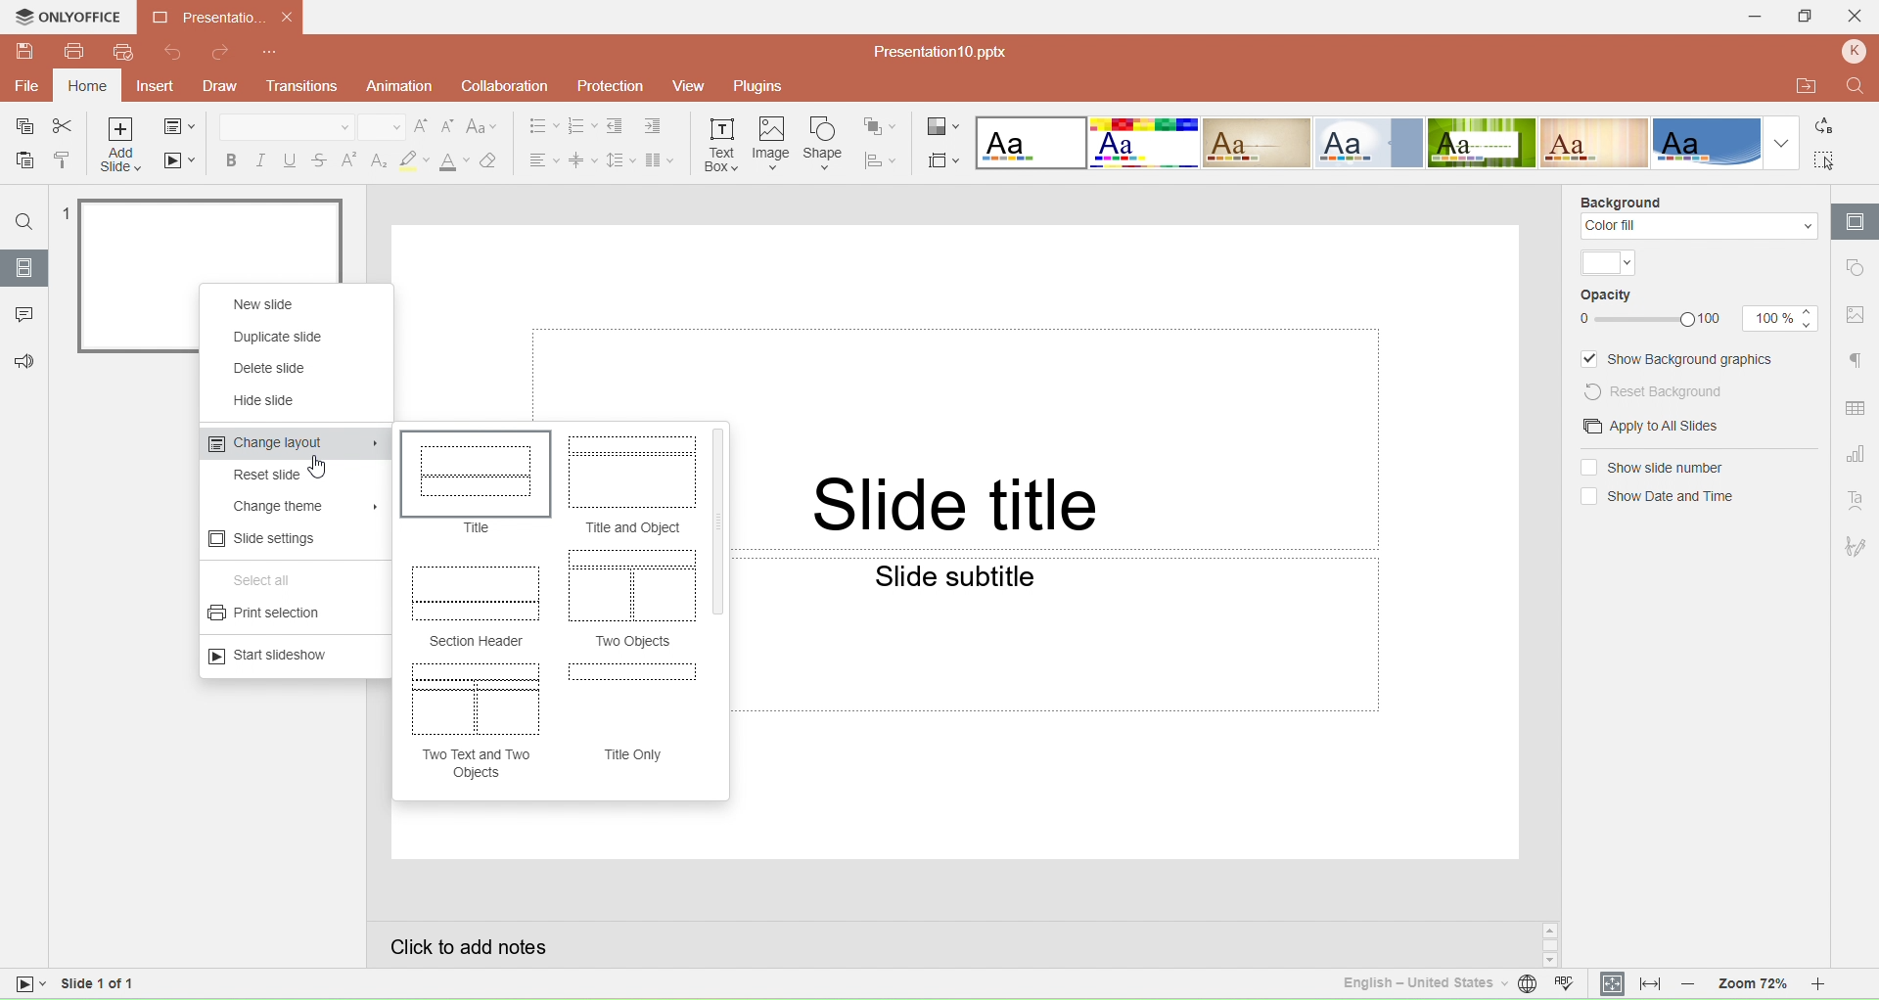 The height and width of the screenshot is (1000, 1879). What do you see at coordinates (1668, 390) in the screenshot?
I see `Rest background` at bounding box center [1668, 390].